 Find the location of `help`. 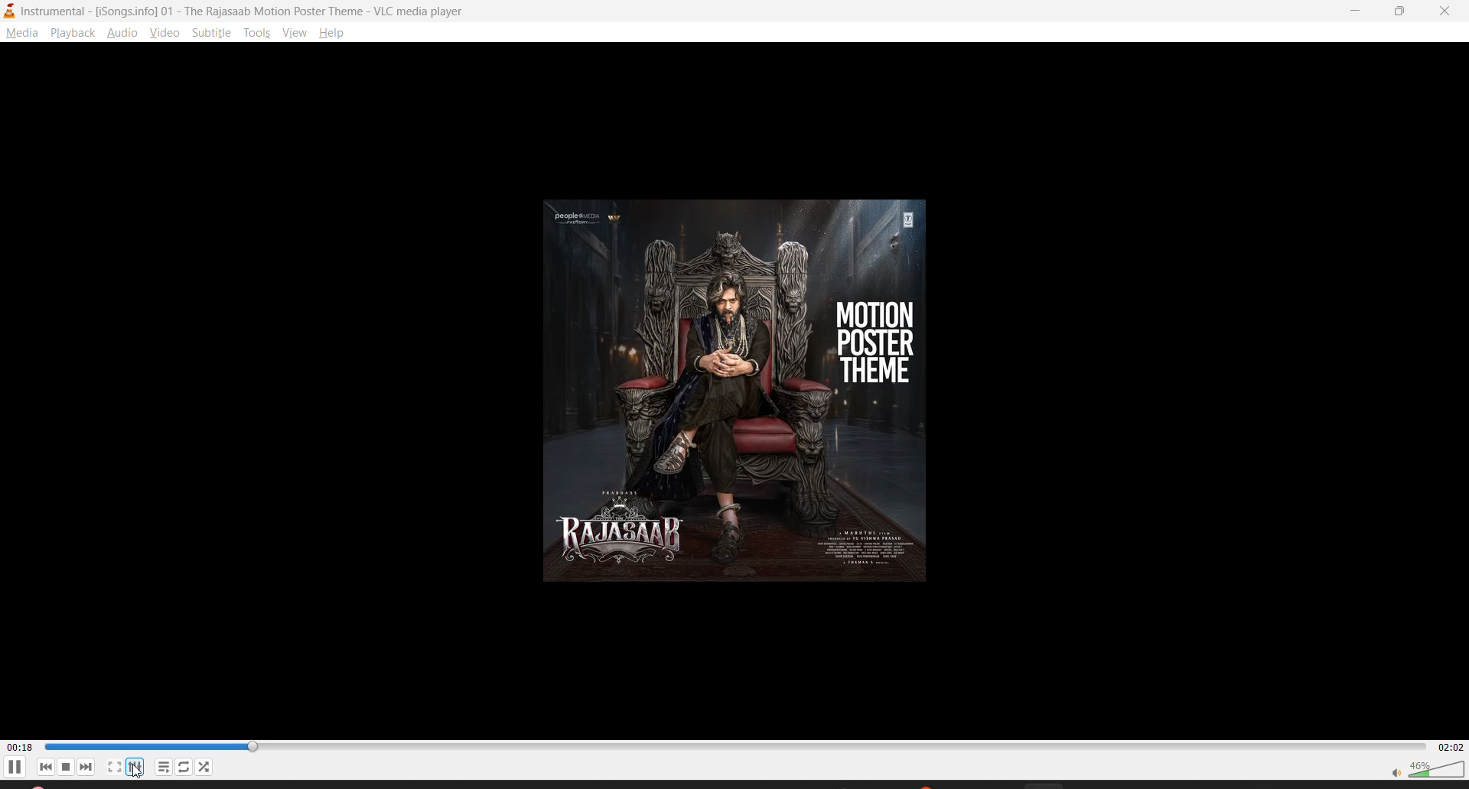

help is located at coordinates (336, 33).